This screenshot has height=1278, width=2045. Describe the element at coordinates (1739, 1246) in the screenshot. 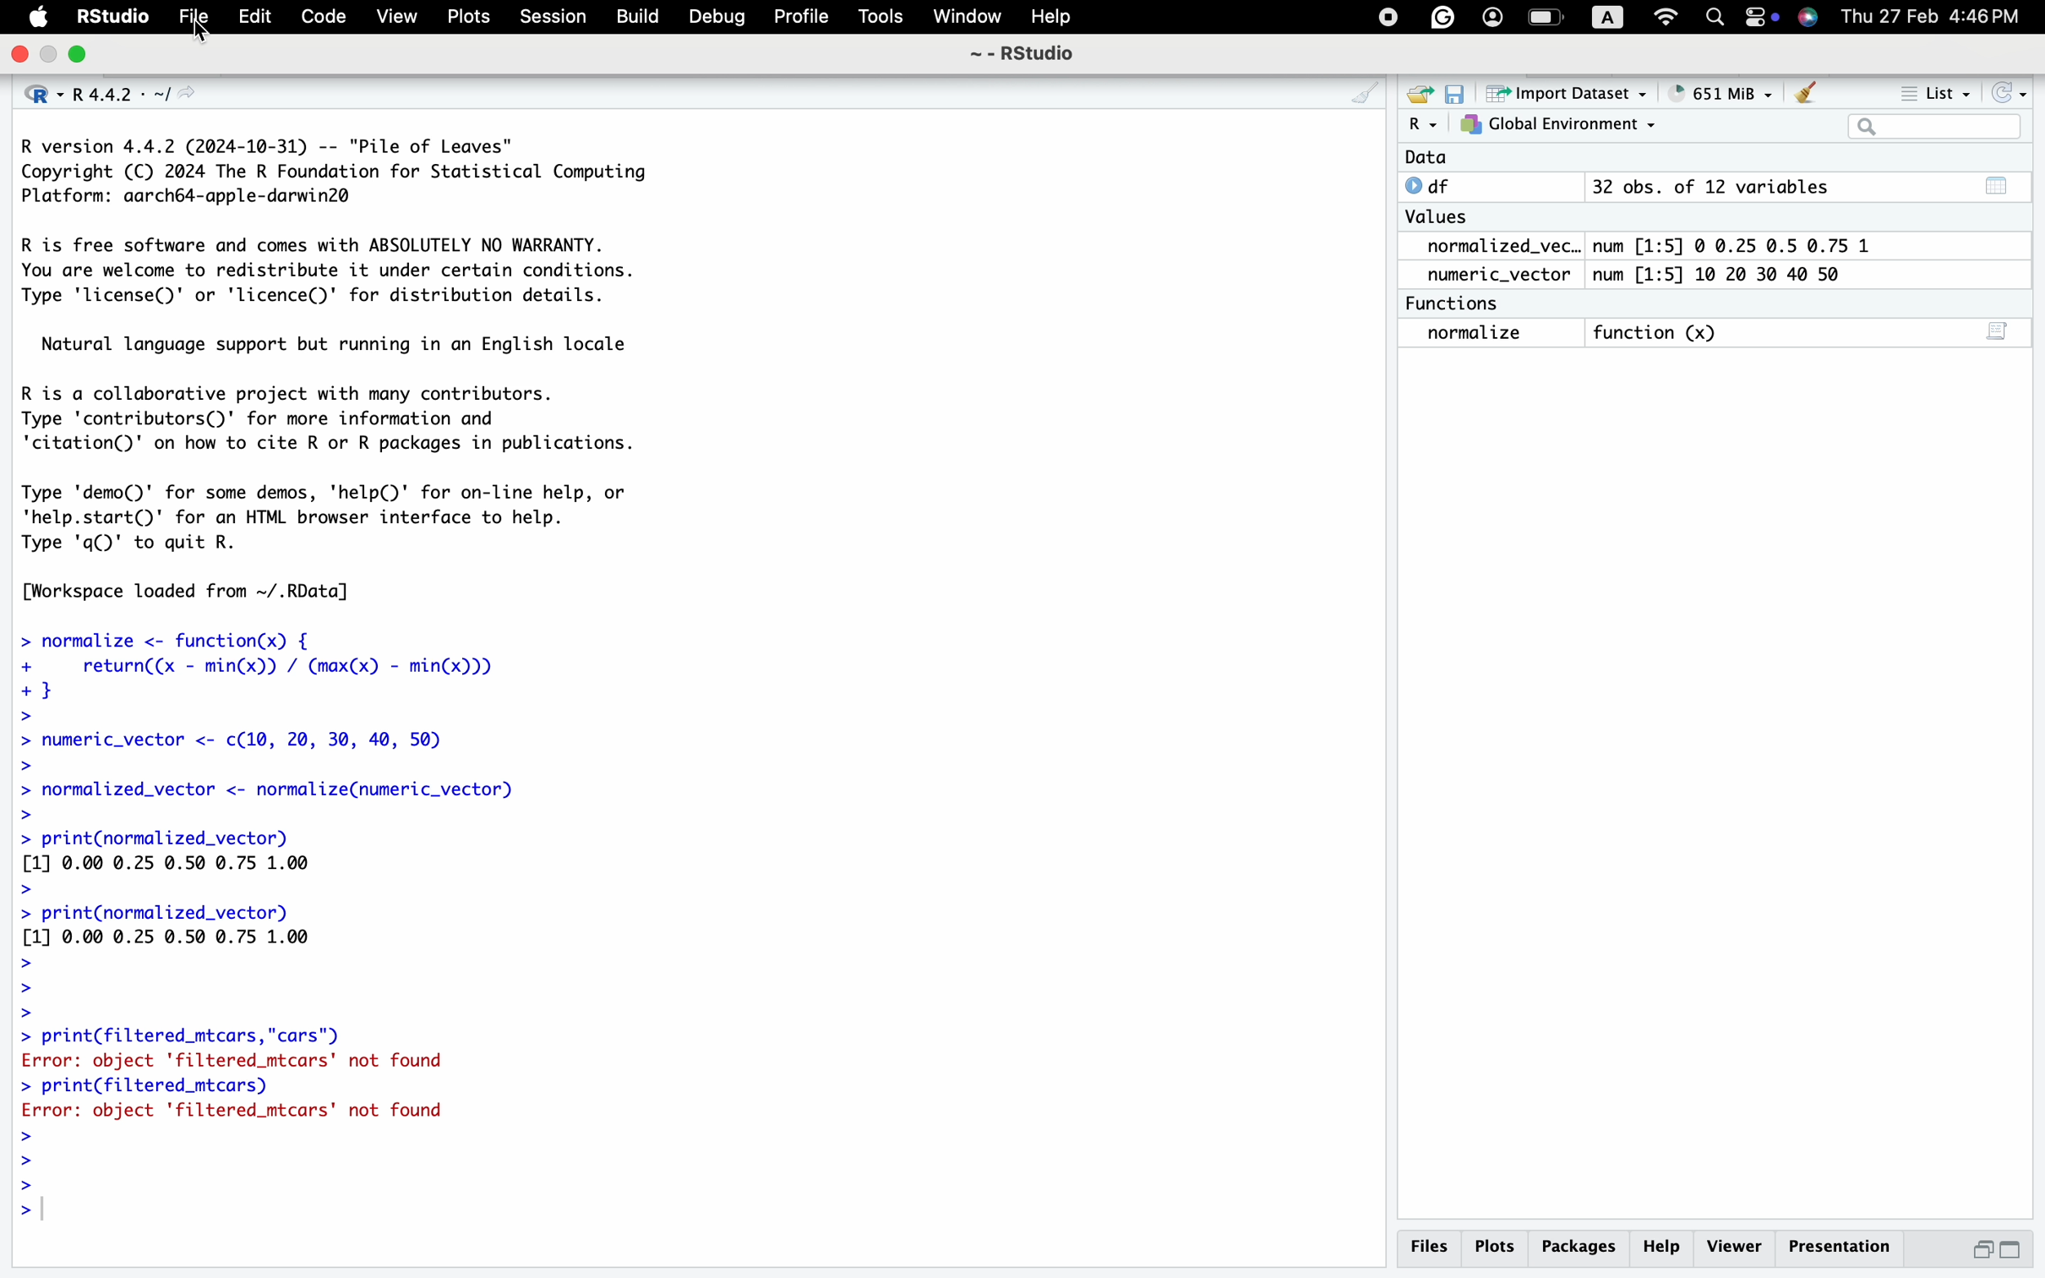

I see `p Viewer` at that location.